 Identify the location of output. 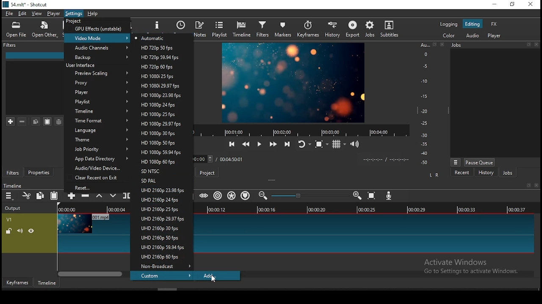
(14, 209).